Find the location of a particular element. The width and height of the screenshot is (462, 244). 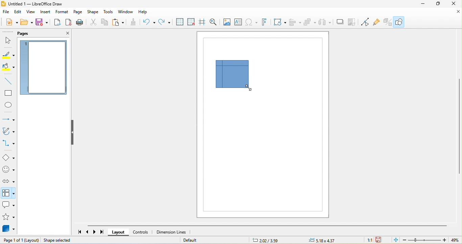

undo is located at coordinates (149, 22).